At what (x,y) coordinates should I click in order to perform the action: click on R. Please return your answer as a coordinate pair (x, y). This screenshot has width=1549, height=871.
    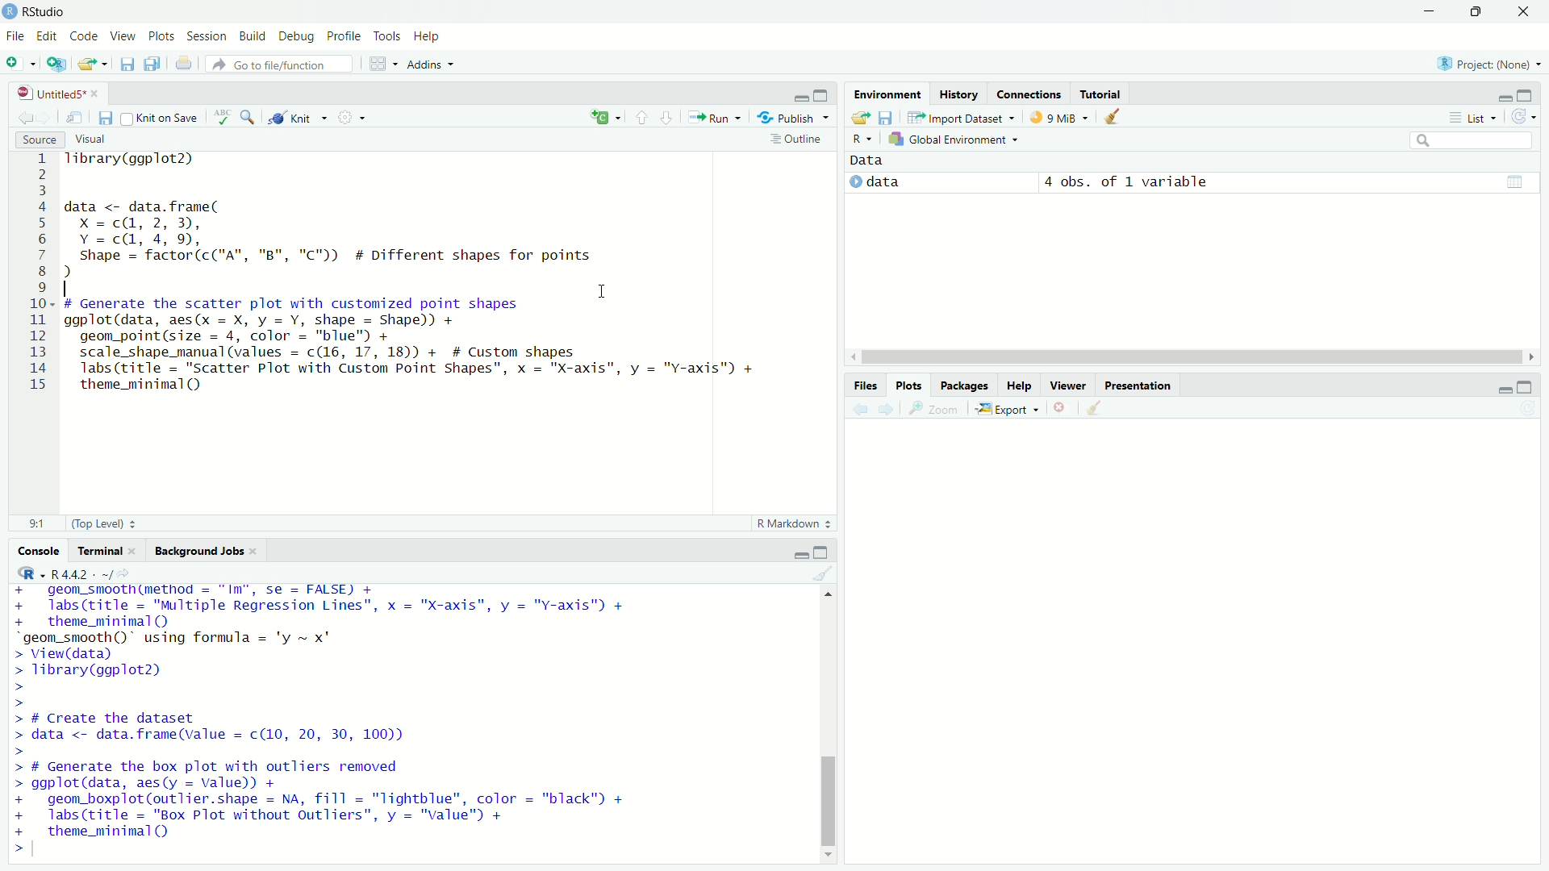
    Looking at the image, I should click on (862, 140).